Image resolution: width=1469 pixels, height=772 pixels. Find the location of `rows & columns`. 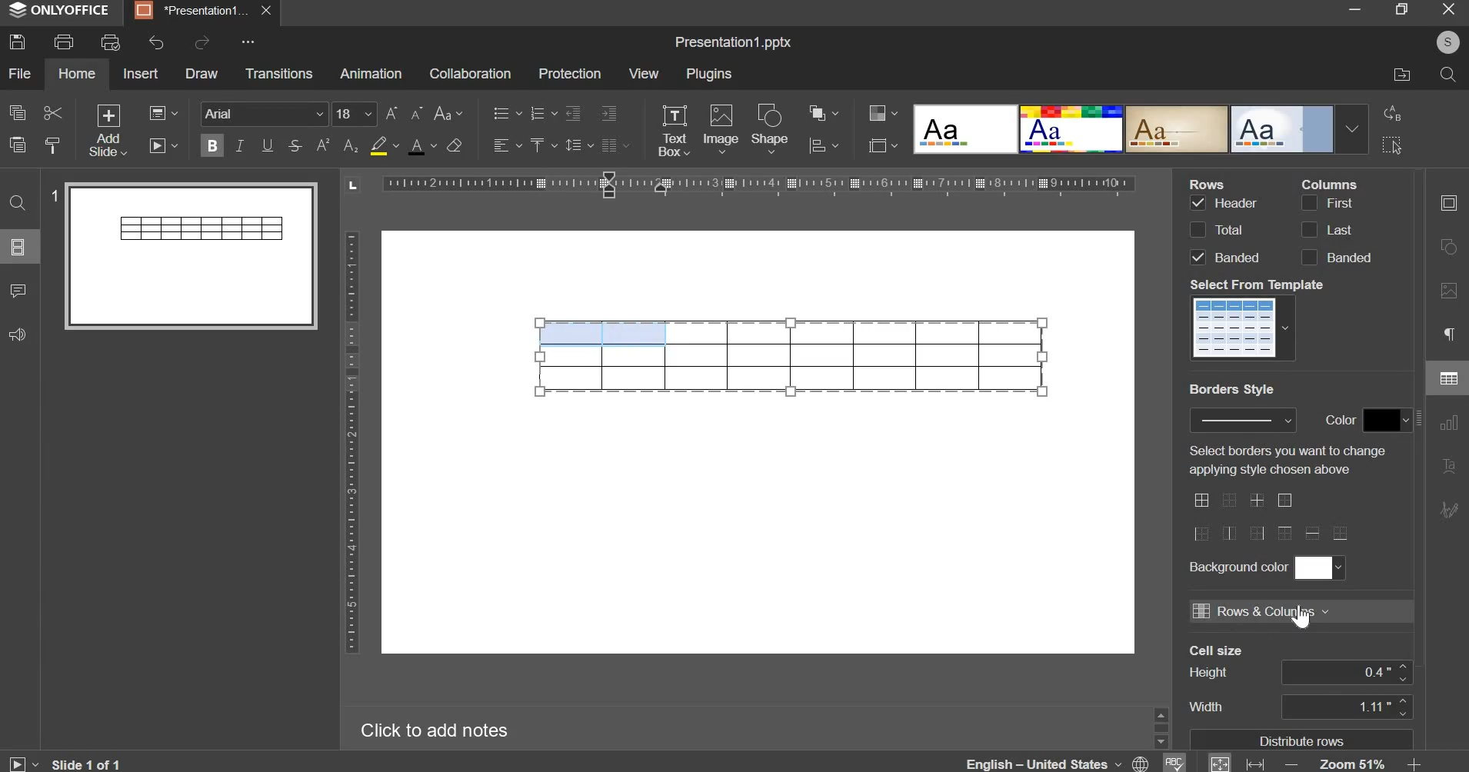

rows & columns is located at coordinates (1260, 611).